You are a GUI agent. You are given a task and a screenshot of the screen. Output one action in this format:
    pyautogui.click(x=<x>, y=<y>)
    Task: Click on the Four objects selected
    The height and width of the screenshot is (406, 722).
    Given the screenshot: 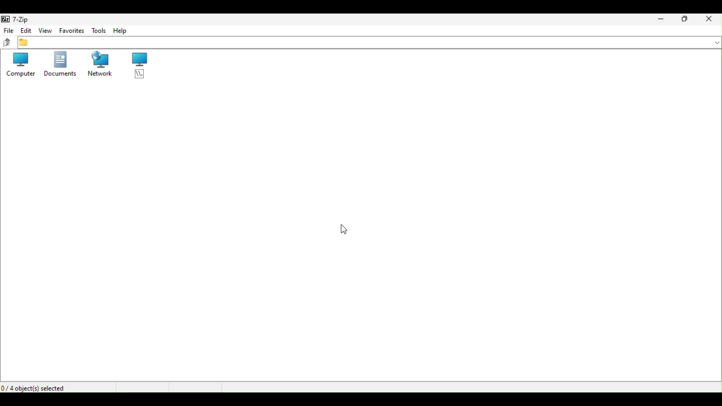 What is the action you would take?
    pyautogui.click(x=36, y=387)
    